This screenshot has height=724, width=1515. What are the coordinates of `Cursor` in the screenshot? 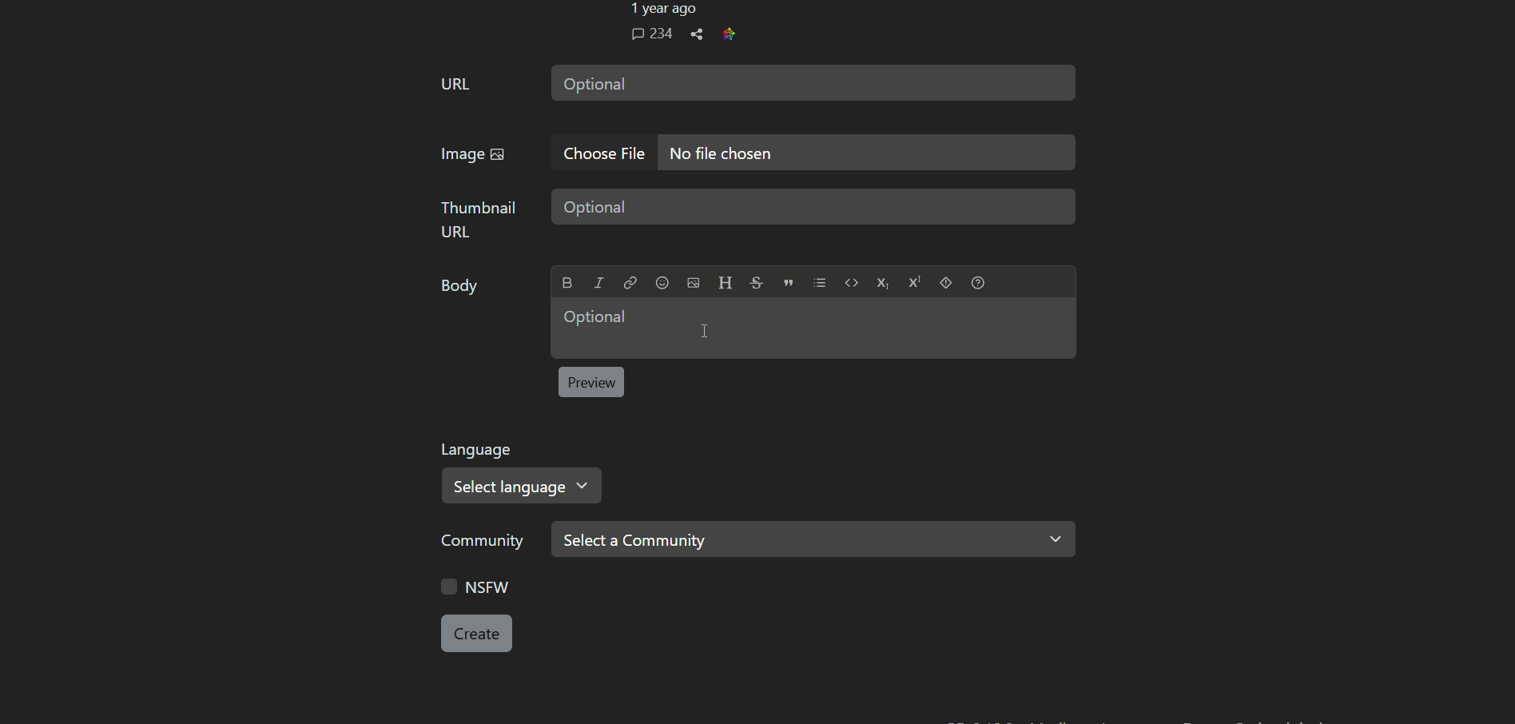 It's located at (705, 331).